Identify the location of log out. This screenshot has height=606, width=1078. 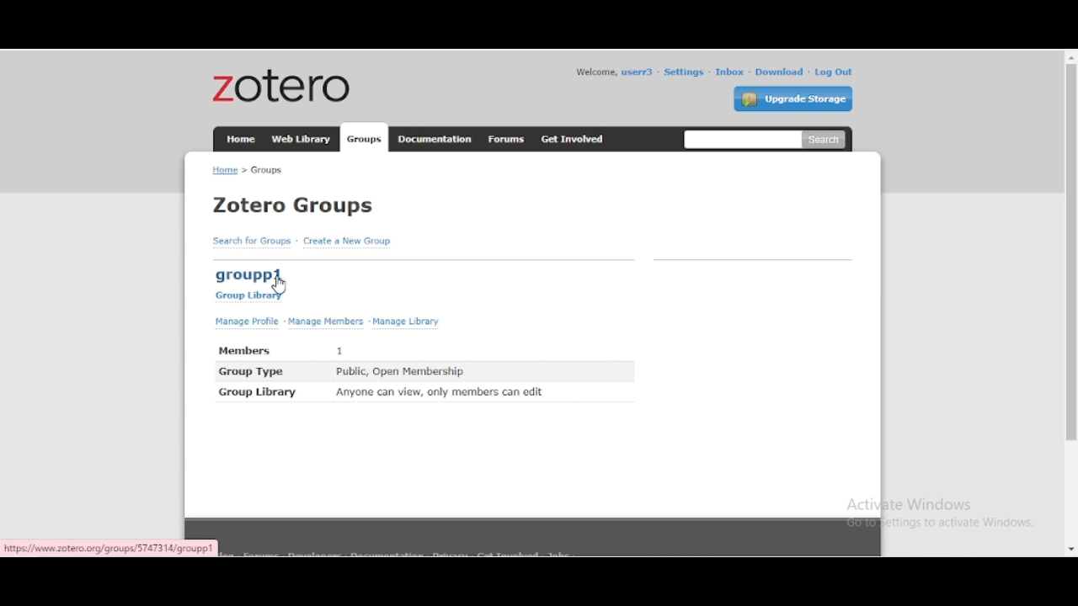
(834, 72).